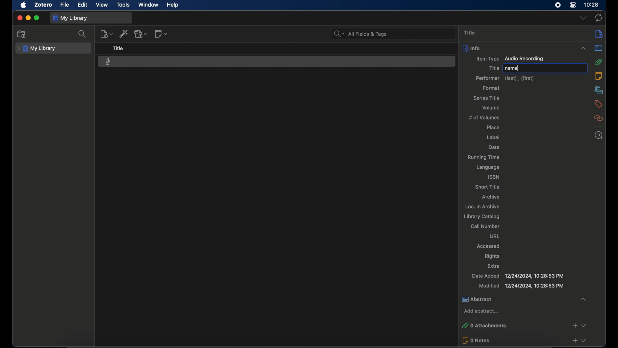 This screenshot has width=618, height=348. What do you see at coordinates (505, 78) in the screenshot?
I see `performer` at bounding box center [505, 78].